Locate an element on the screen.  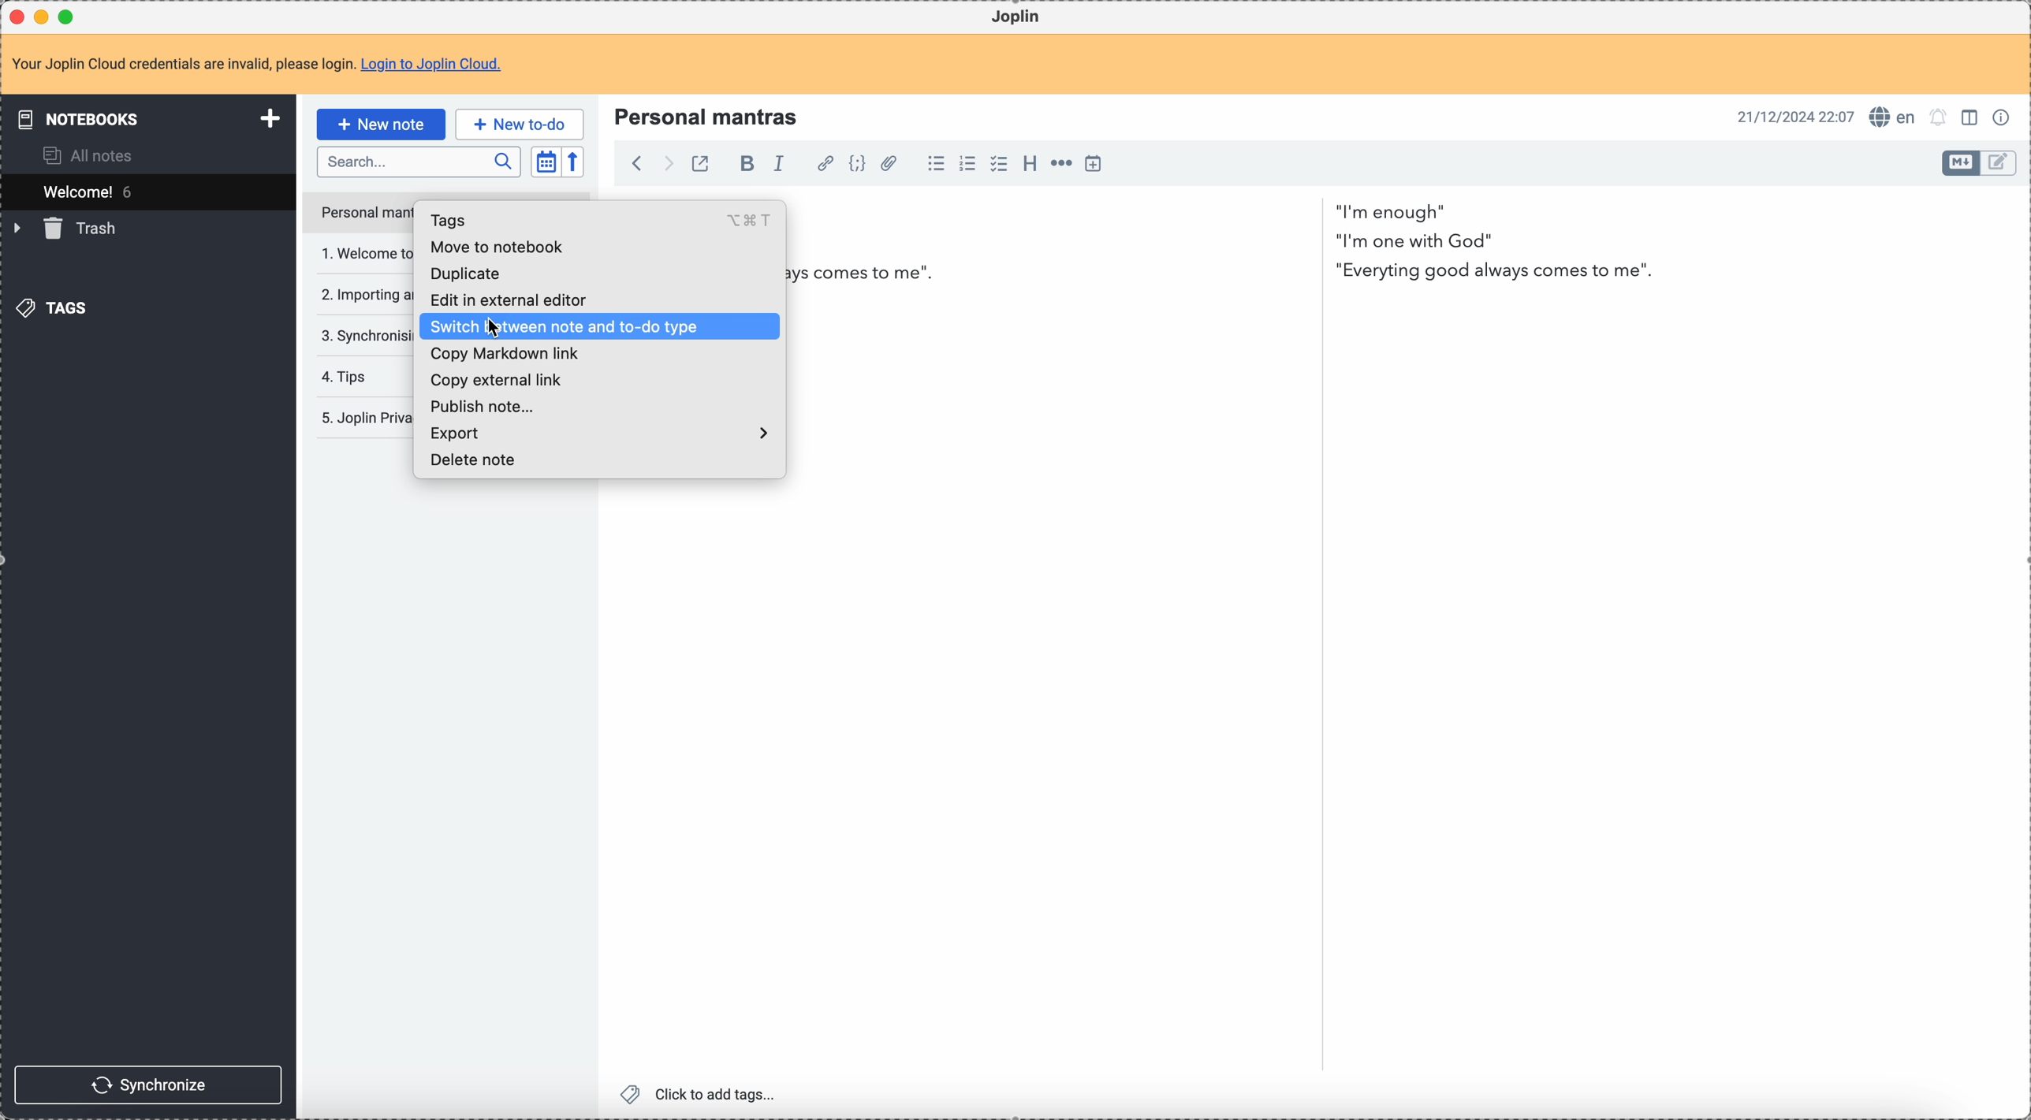
importing and exporting notes is located at coordinates (364, 298).